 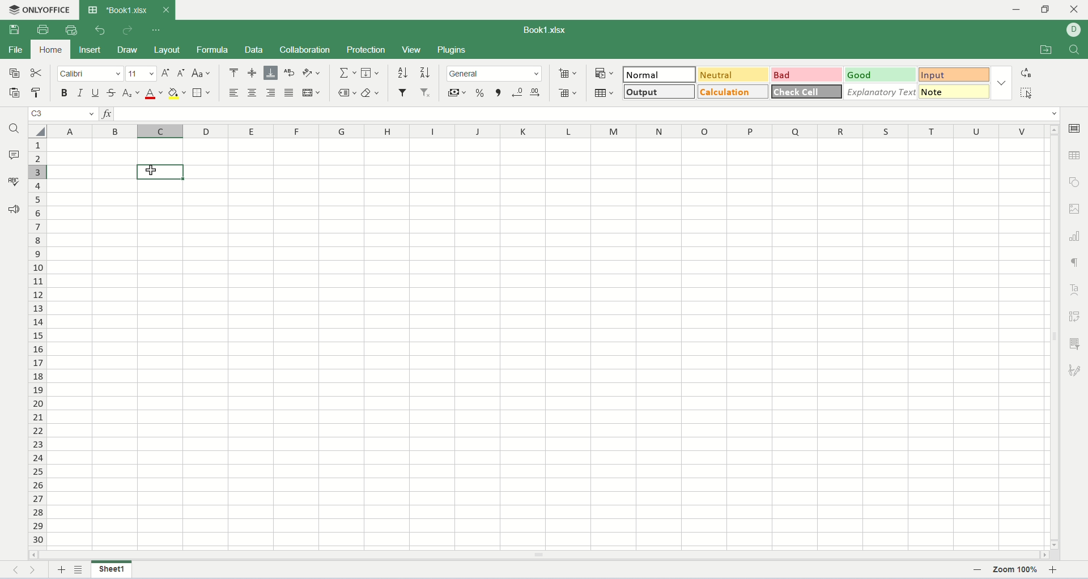 What do you see at coordinates (305, 49) in the screenshot?
I see `collaboration` at bounding box center [305, 49].